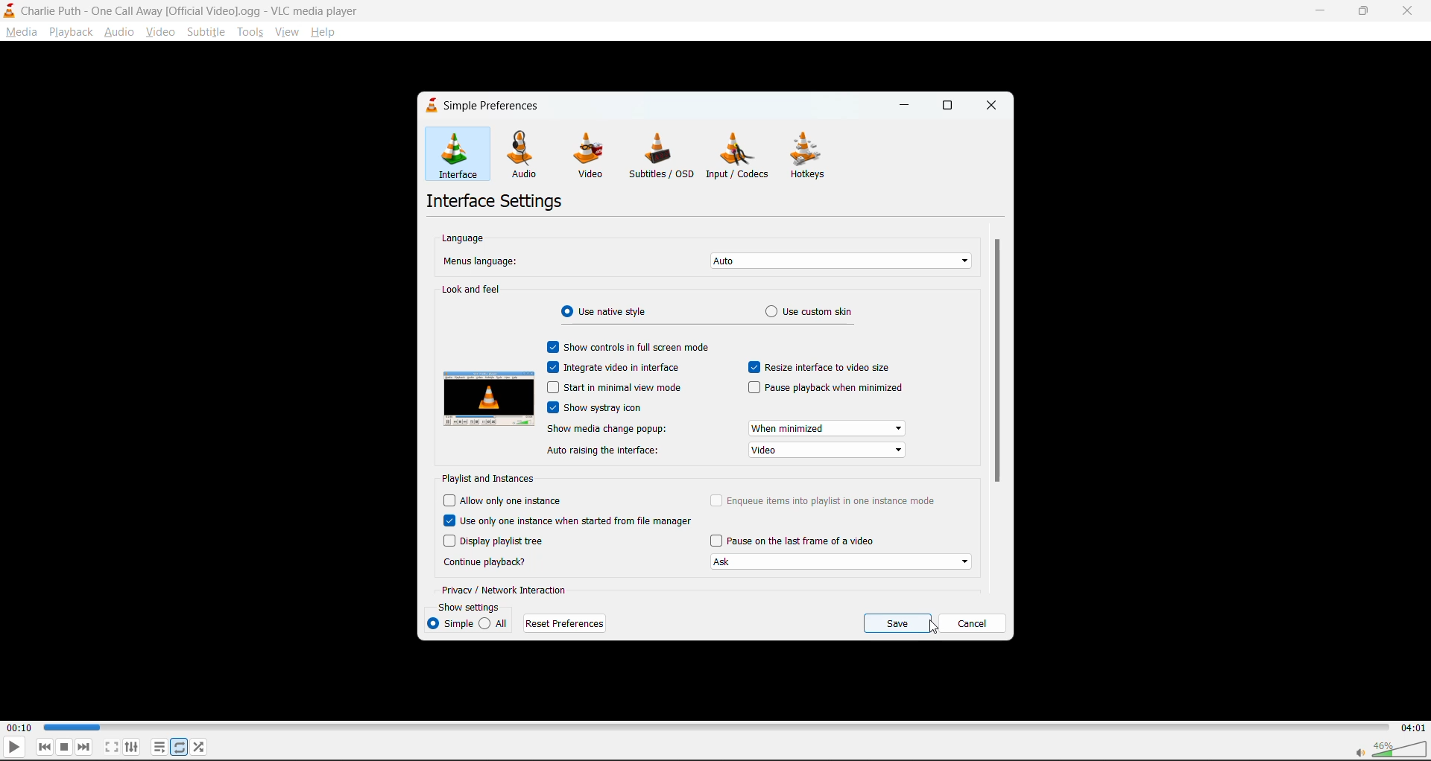  I want to click on interface settings, so click(493, 202).